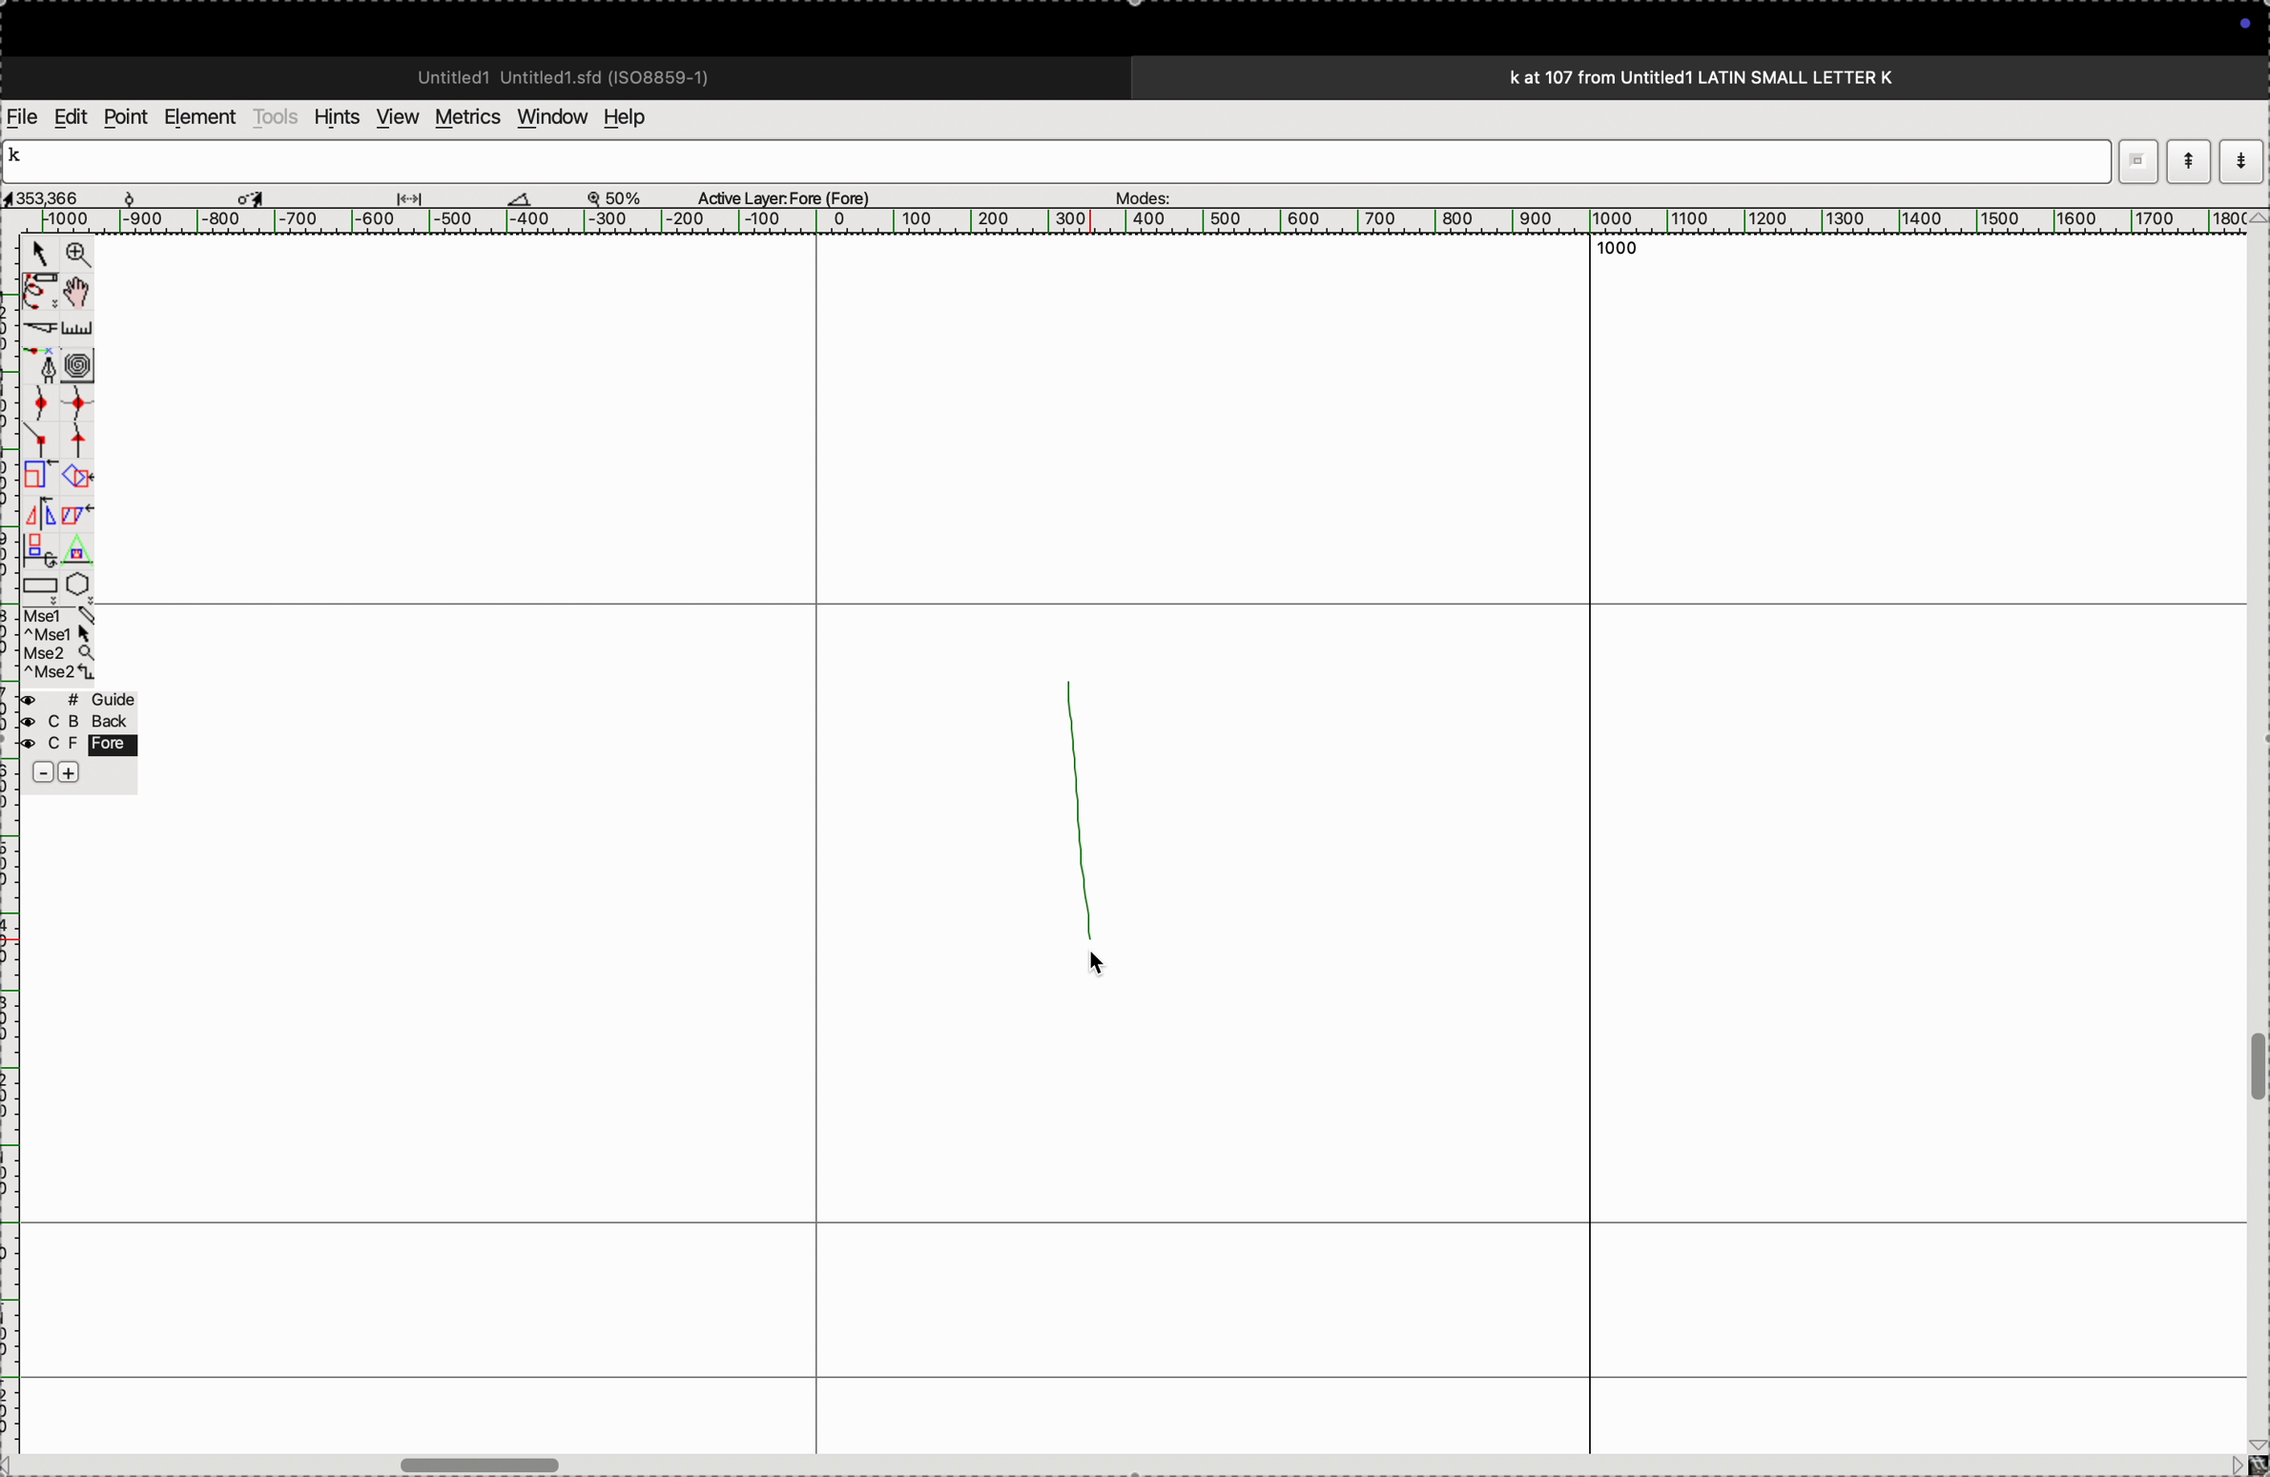 This screenshot has width=2270, height=1477. Describe the element at coordinates (496, 1465) in the screenshot. I see `toggle` at that location.